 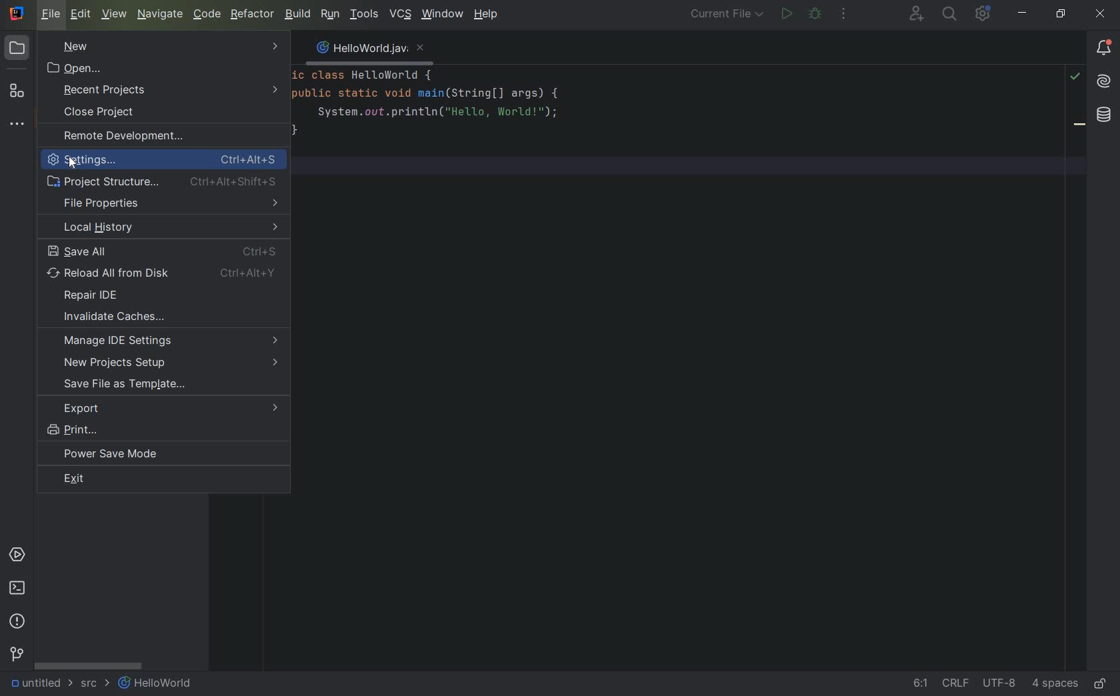 I want to click on TERMINAL, so click(x=16, y=589).